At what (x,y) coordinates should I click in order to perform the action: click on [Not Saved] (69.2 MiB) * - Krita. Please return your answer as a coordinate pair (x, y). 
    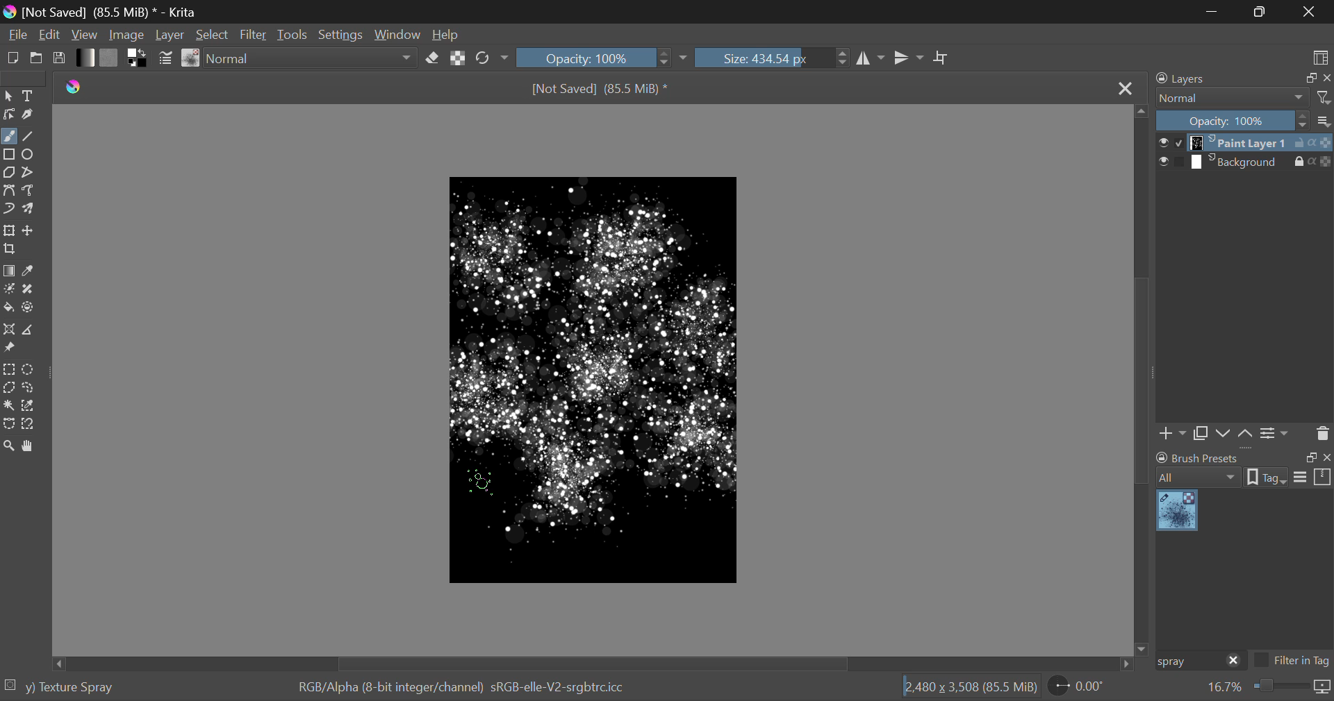
    Looking at the image, I should click on (120, 12).